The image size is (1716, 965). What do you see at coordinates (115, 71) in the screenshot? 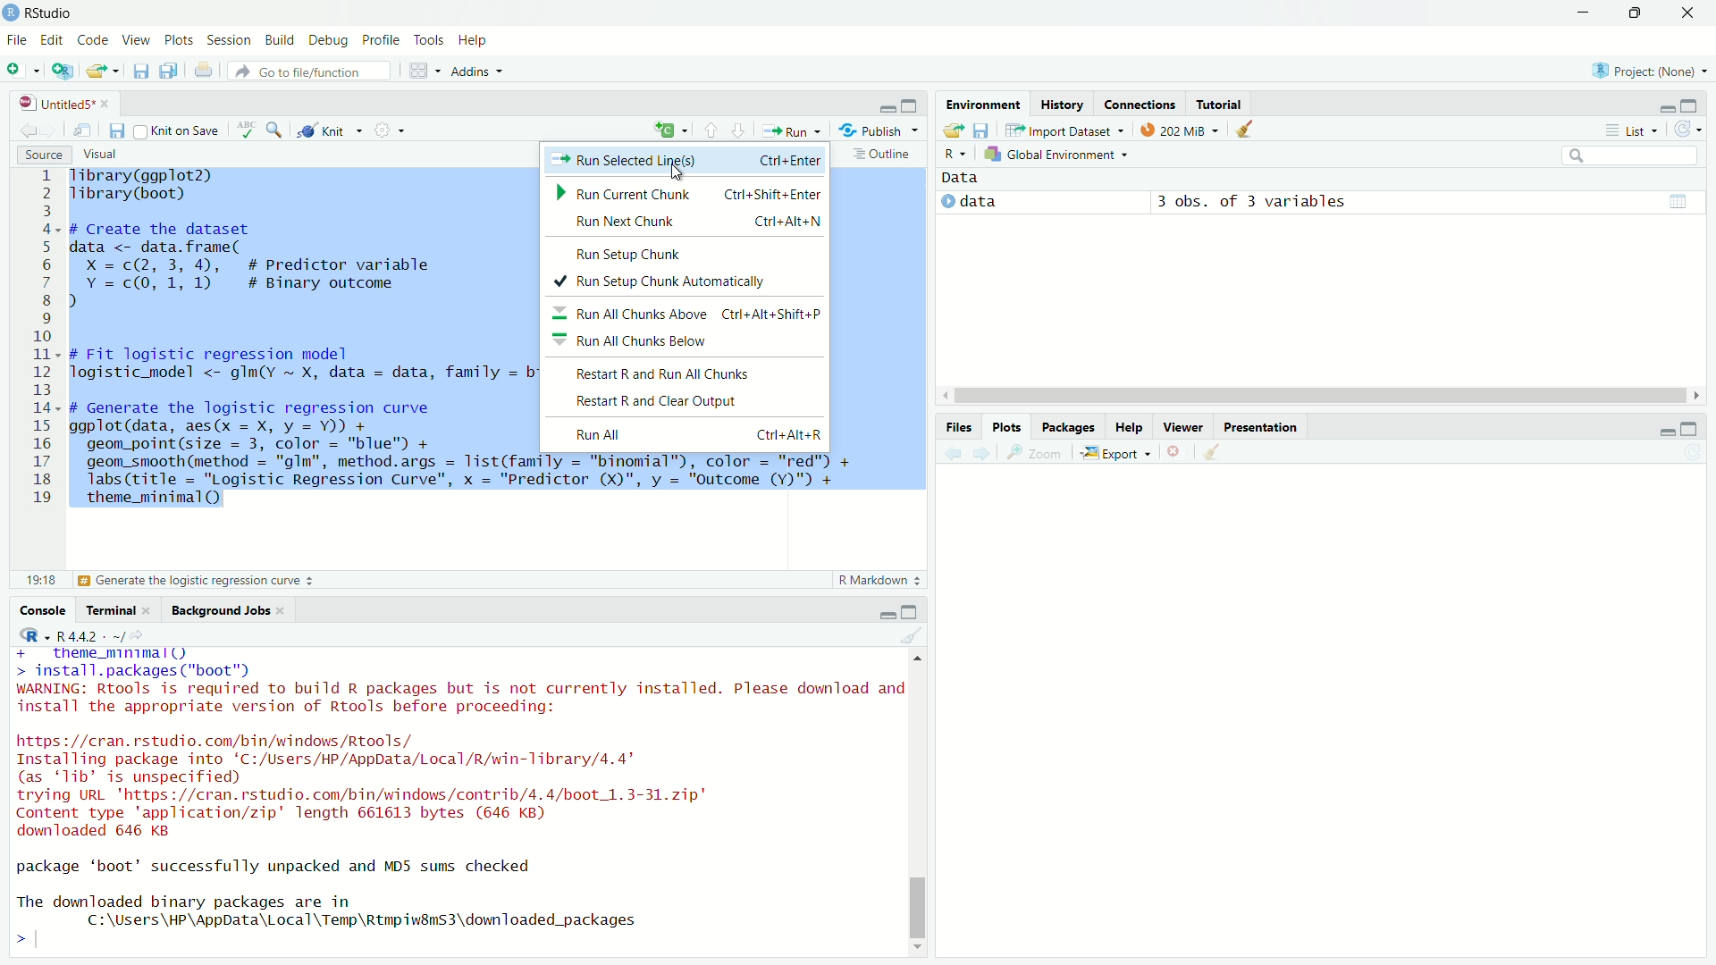
I see `Open recent files` at bounding box center [115, 71].